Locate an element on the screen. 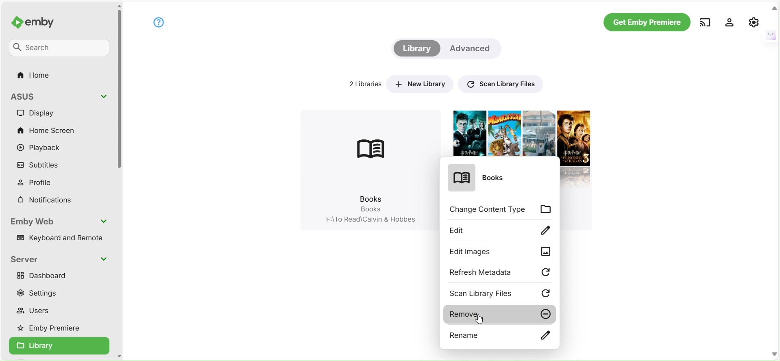 The width and height of the screenshot is (780, 361). collapse is located at coordinates (770, 34).